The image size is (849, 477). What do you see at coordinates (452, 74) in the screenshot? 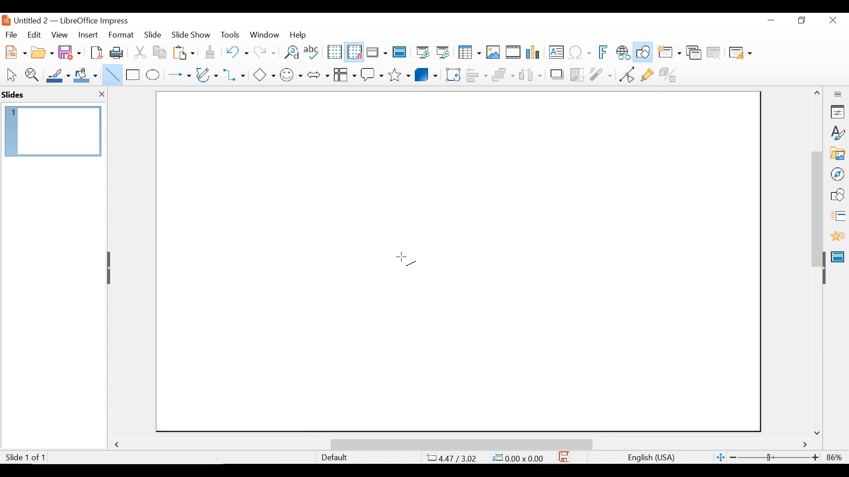
I see `Rotate` at bounding box center [452, 74].